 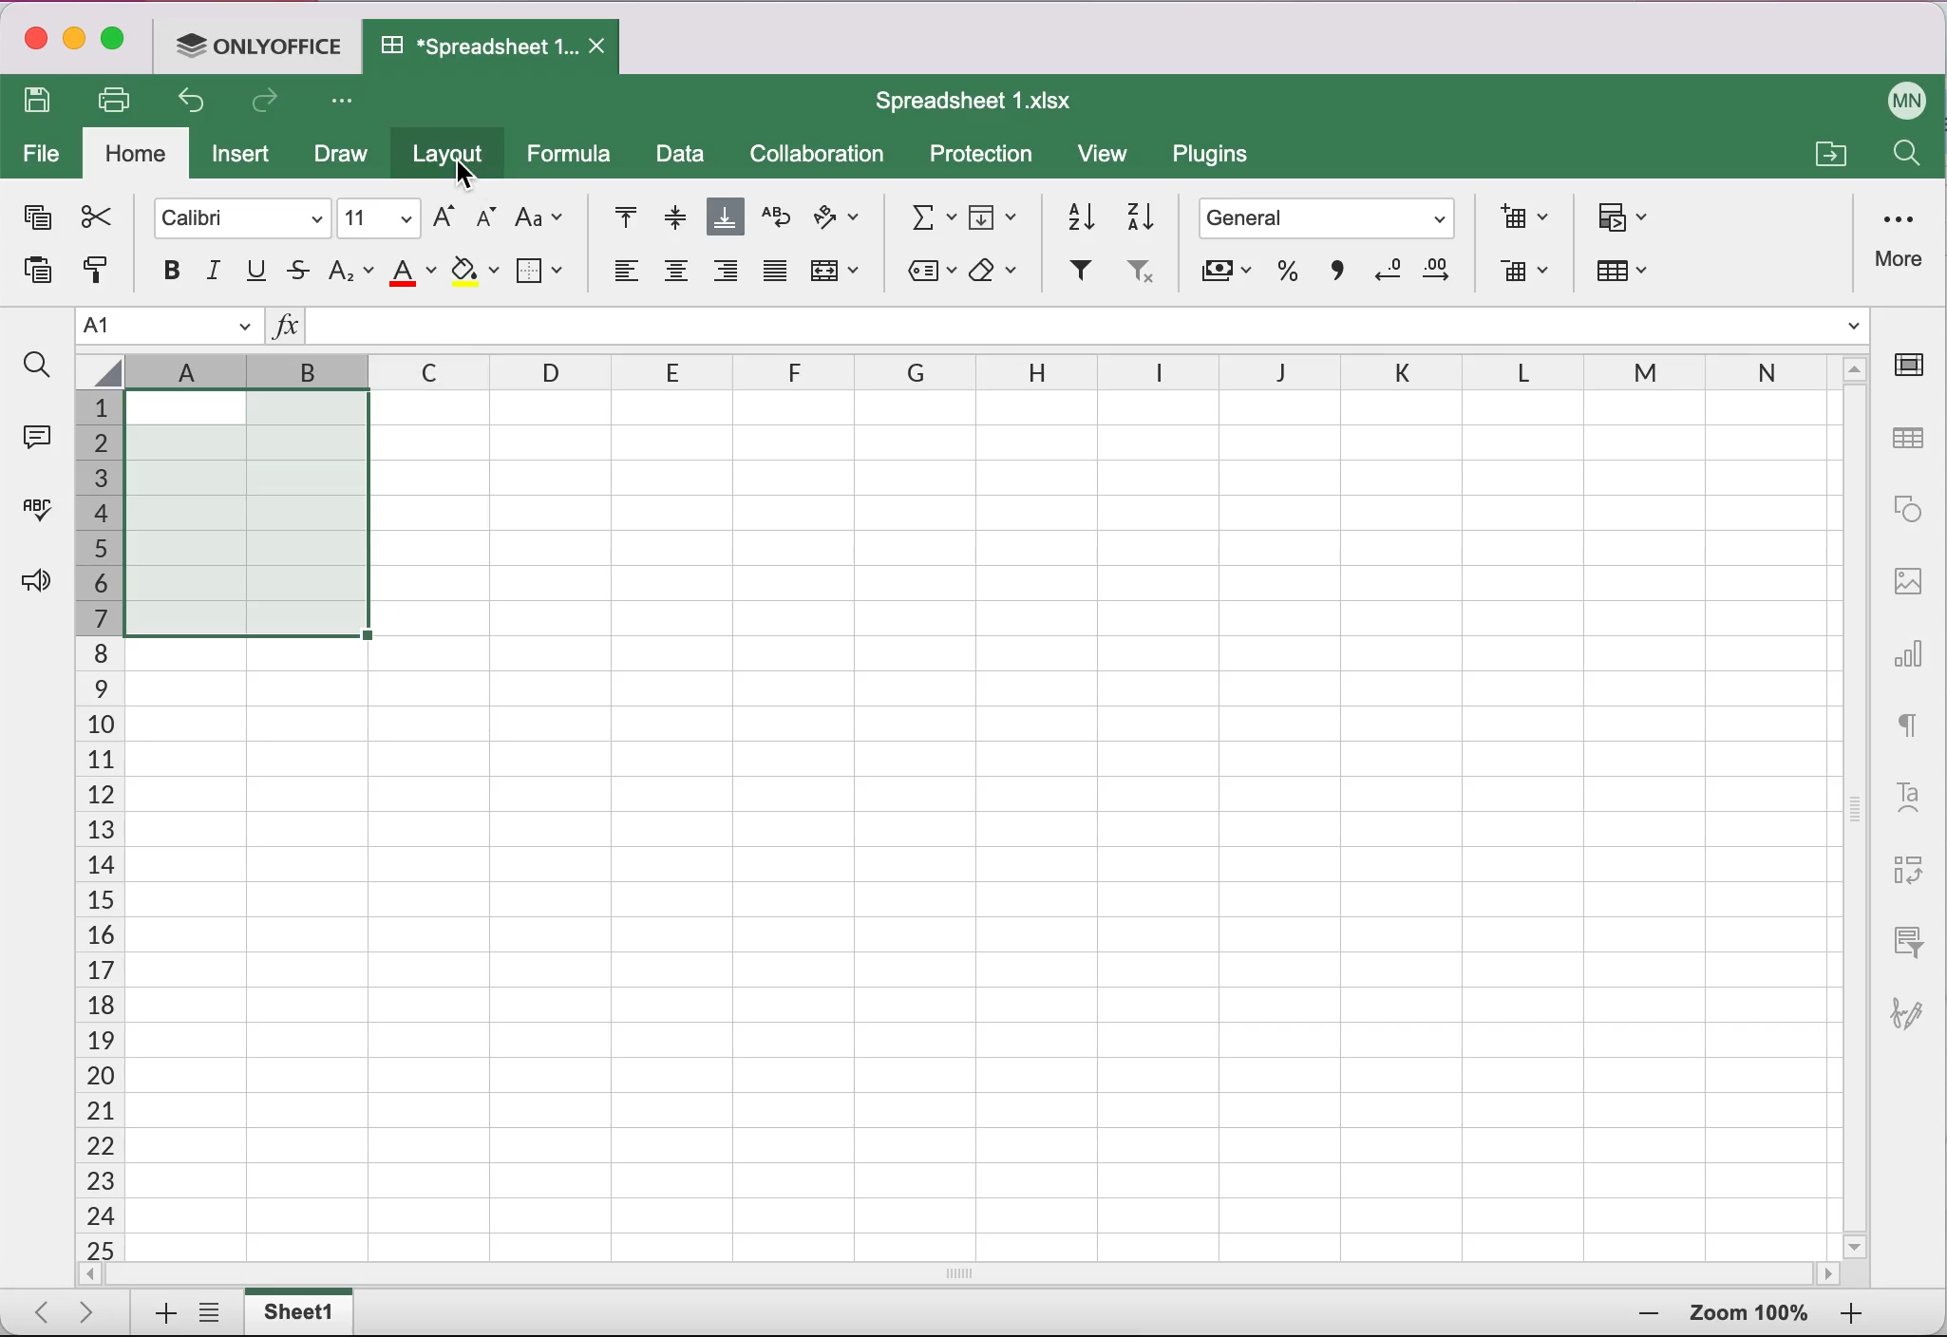 I want to click on paste, so click(x=30, y=276).